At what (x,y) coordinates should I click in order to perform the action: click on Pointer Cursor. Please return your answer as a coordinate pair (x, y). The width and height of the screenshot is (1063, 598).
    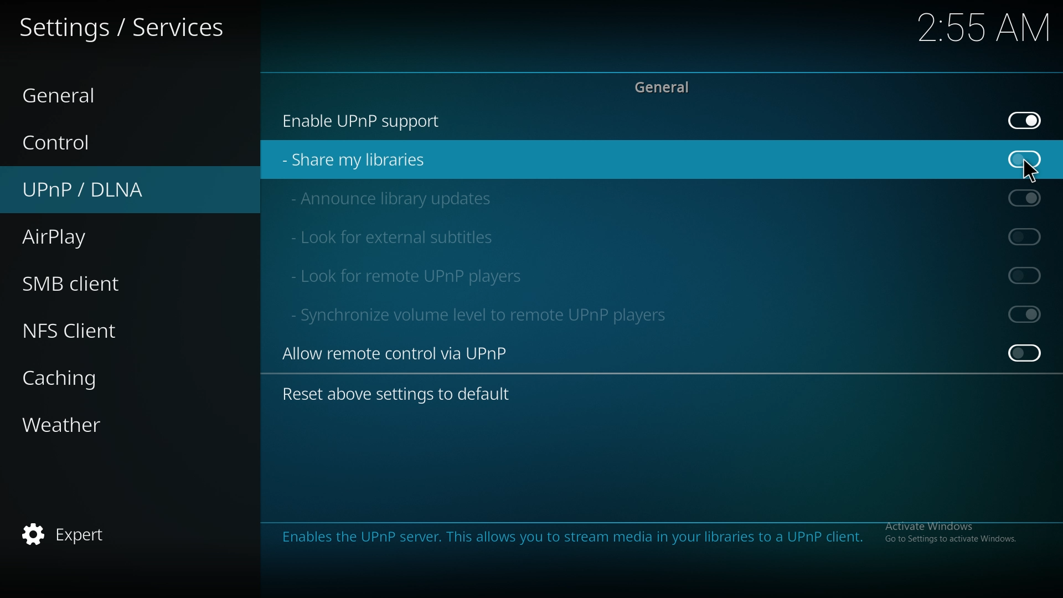
    Looking at the image, I should click on (1030, 169).